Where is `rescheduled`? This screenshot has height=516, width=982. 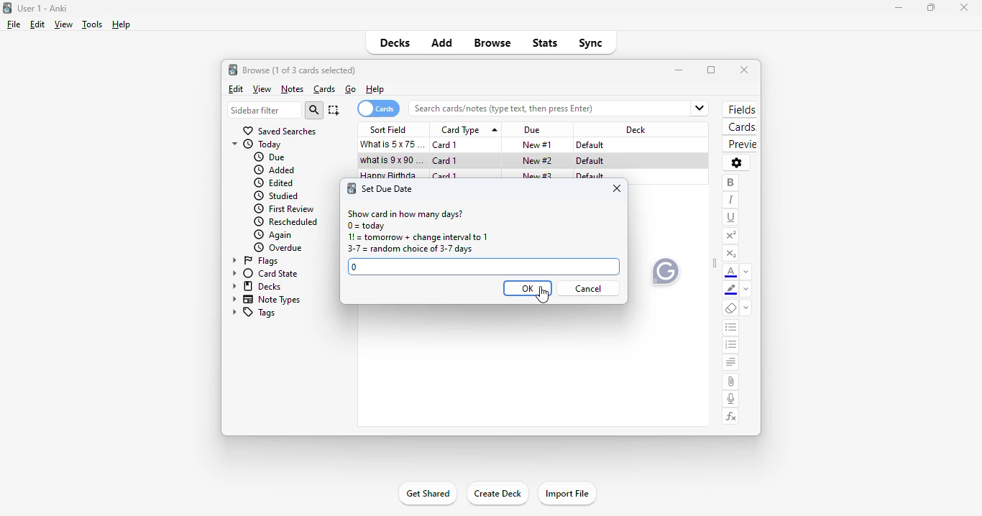
rescheduled is located at coordinates (286, 222).